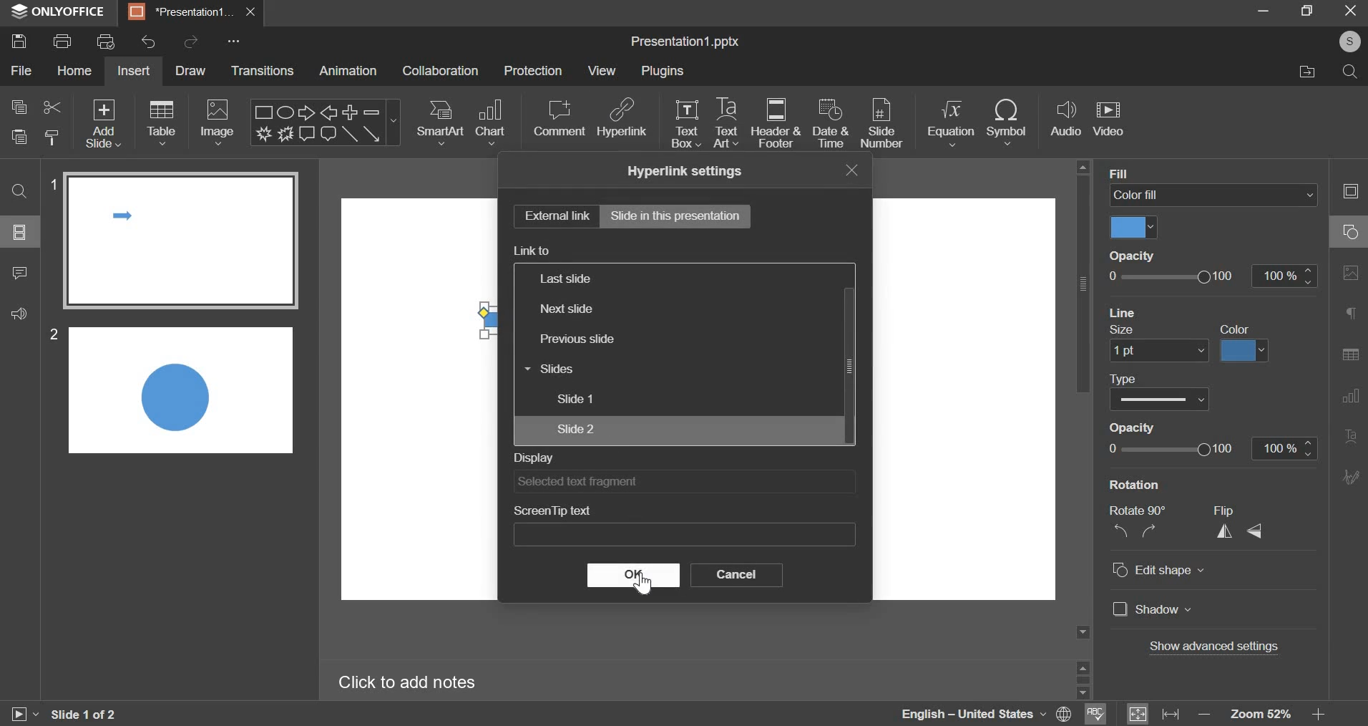 The image size is (1368, 726). I want to click on print preview, so click(106, 40).